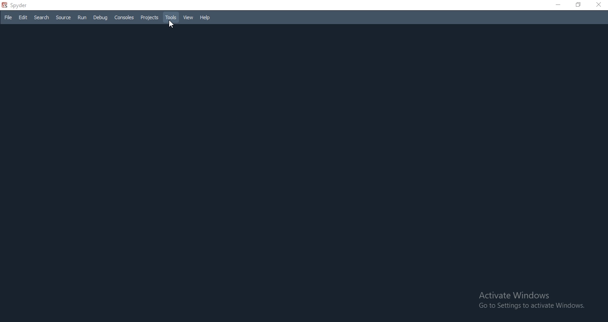  I want to click on Activate Windows
Go to Settings to activate Windows, so click(530, 300).